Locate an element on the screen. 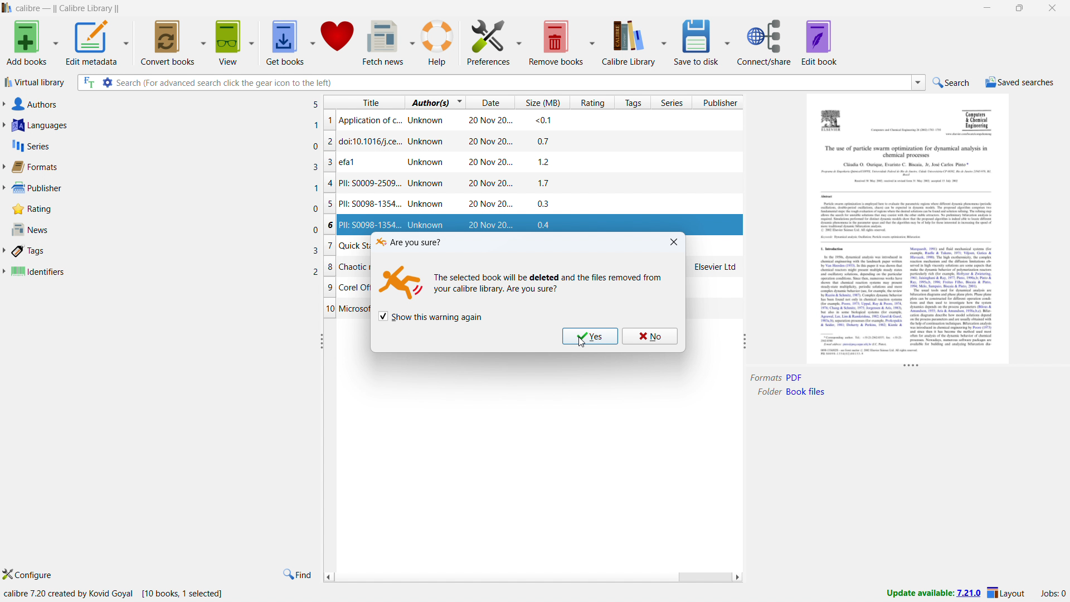 The width and height of the screenshot is (1070, 602). no is located at coordinates (649, 336).